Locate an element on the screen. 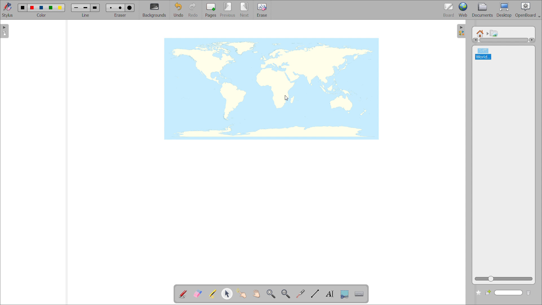 The image size is (542, 305). zoom view slider is located at coordinates (504, 279).